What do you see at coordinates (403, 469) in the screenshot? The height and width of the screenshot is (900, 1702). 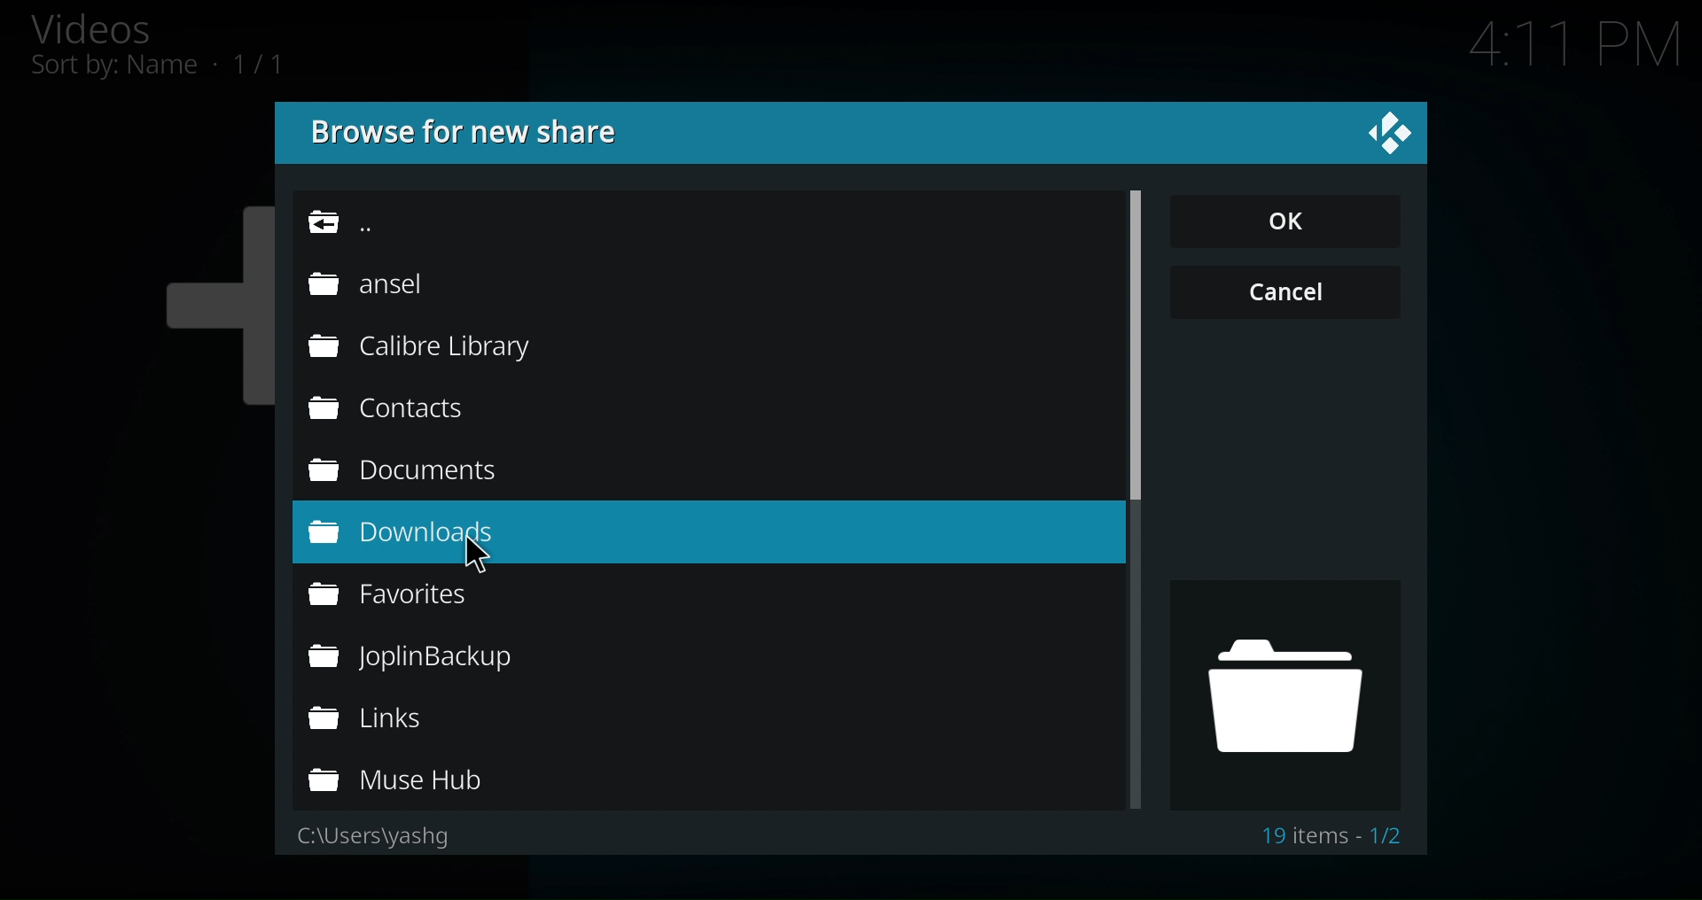 I see `Documents` at bounding box center [403, 469].